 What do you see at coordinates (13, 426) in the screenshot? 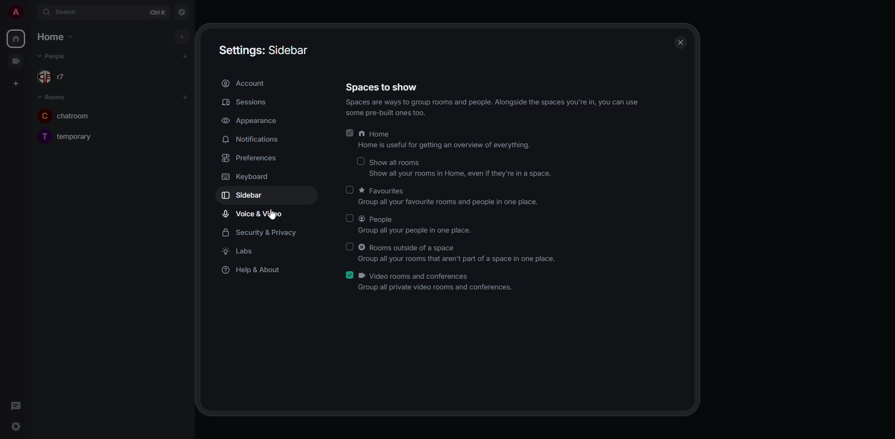
I see `quick settings` at bounding box center [13, 426].